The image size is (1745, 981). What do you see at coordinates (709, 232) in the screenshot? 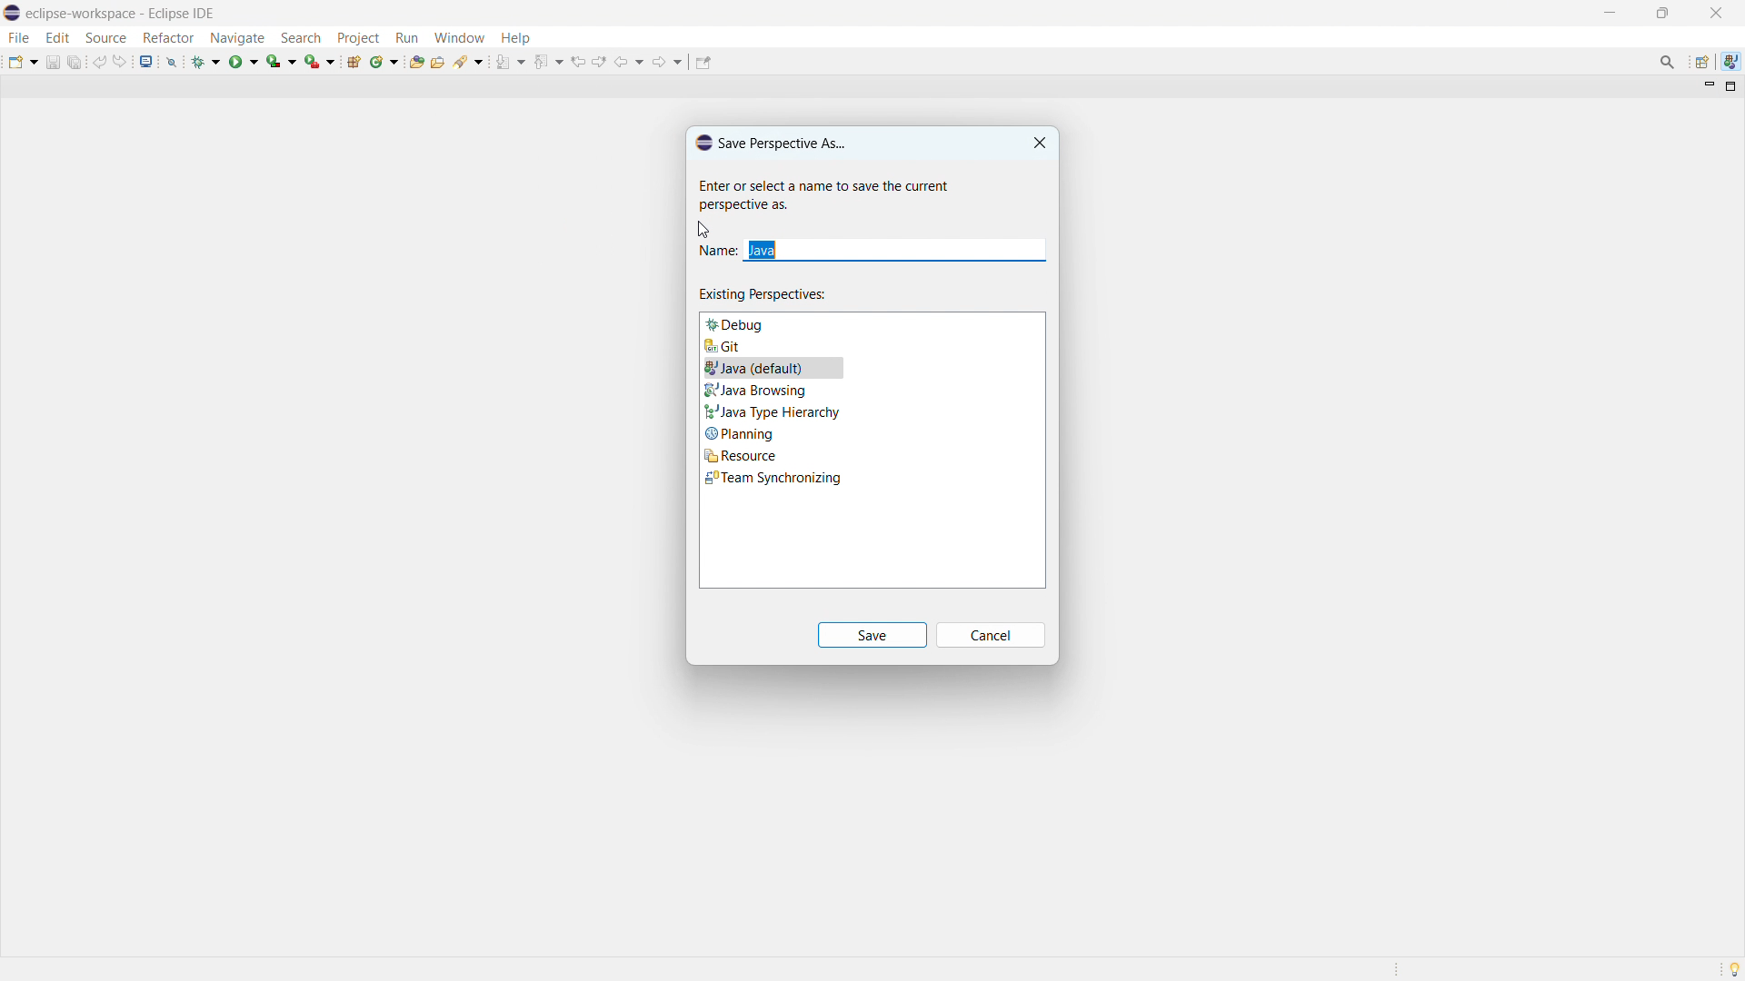
I see `cursor` at bounding box center [709, 232].